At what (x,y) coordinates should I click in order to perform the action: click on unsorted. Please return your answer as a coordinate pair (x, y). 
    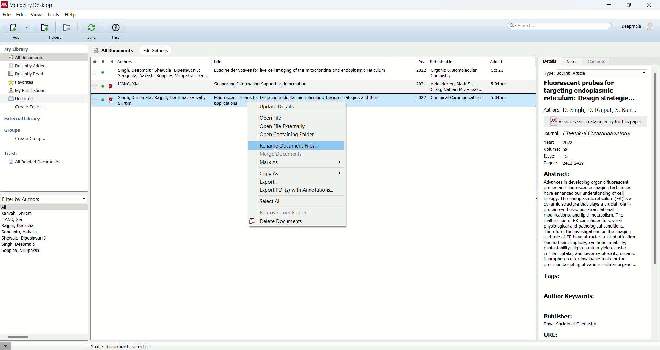
    Looking at the image, I should click on (20, 99).